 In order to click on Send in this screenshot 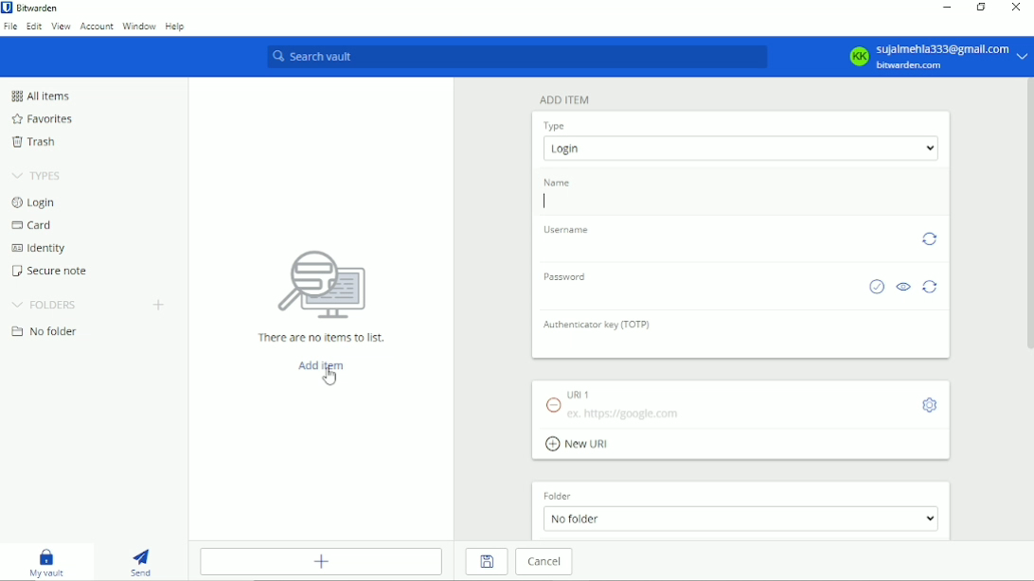, I will do `click(140, 562)`.